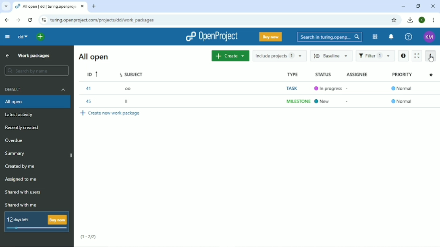 This screenshot has height=247, width=440. What do you see at coordinates (291, 88) in the screenshot?
I see `Task` at bounding box center [291, 88].